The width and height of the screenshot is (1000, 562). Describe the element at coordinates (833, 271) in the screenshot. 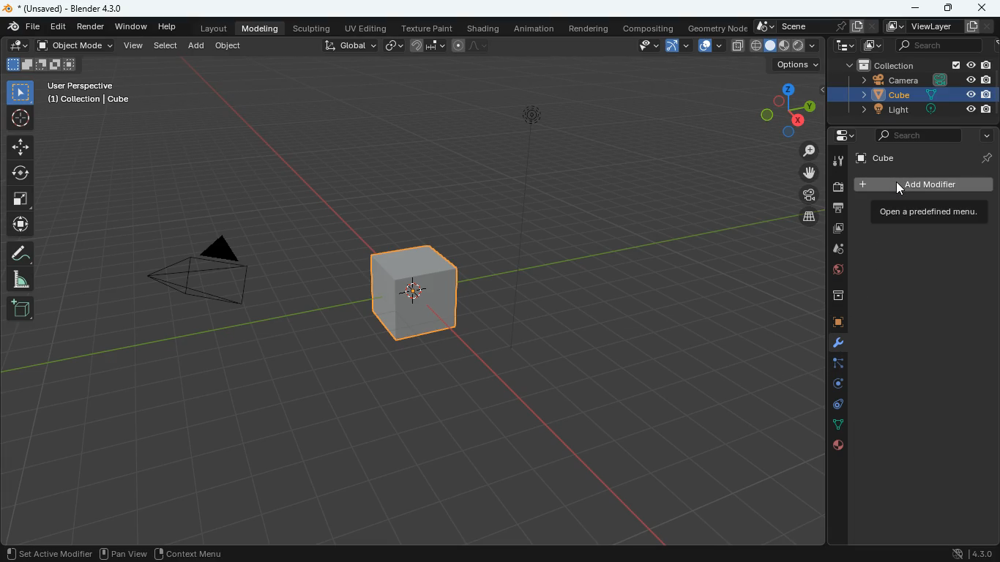

I see `public` at that location.